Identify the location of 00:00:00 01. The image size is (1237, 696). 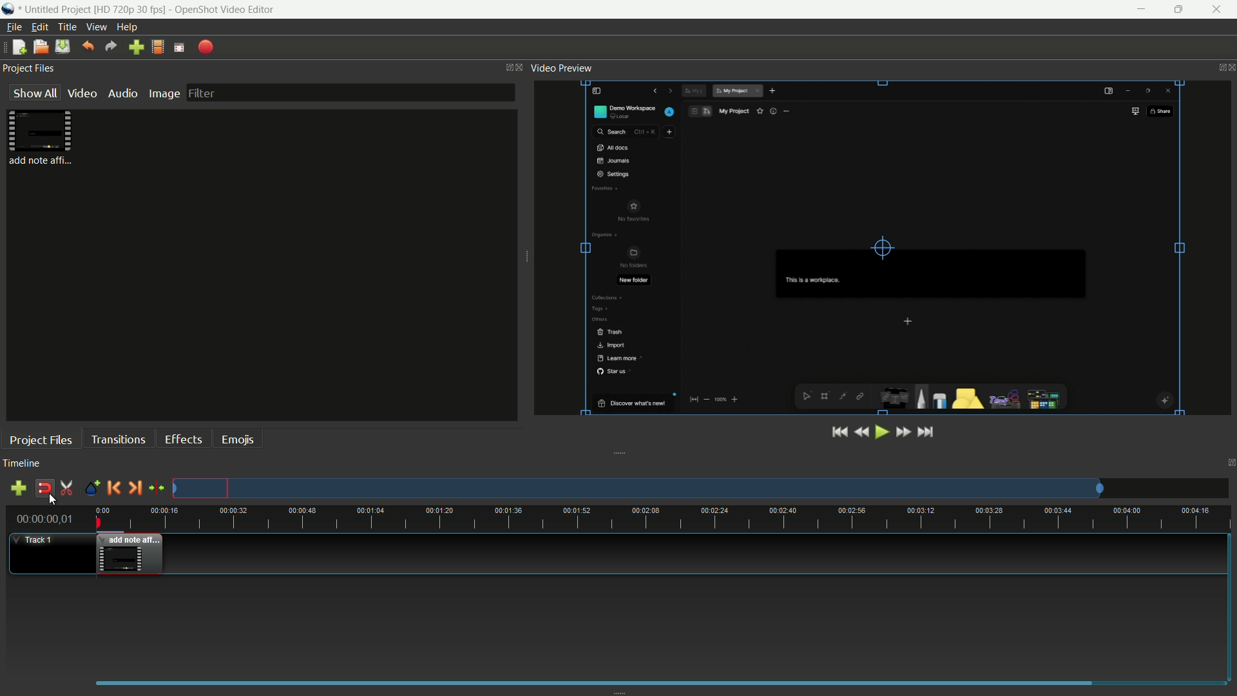
(44, 517).